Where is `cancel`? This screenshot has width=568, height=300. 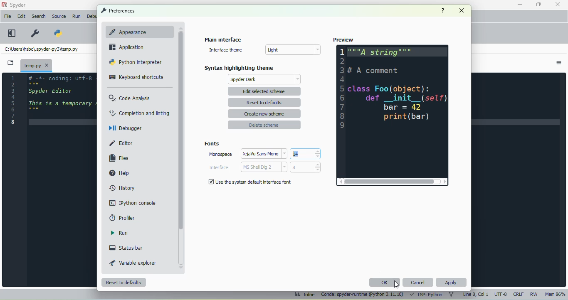
cancel is located at coordinates (418, 282).